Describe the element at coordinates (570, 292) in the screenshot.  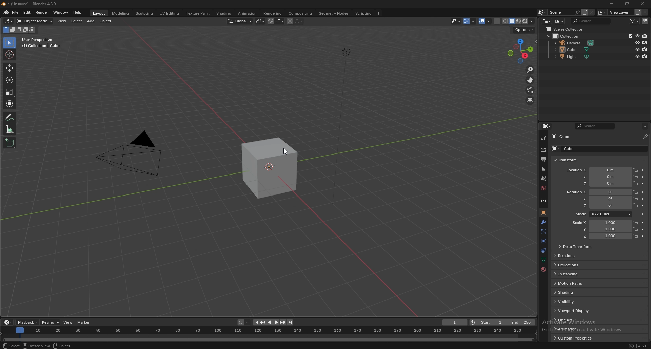
I see `shading` at that location.